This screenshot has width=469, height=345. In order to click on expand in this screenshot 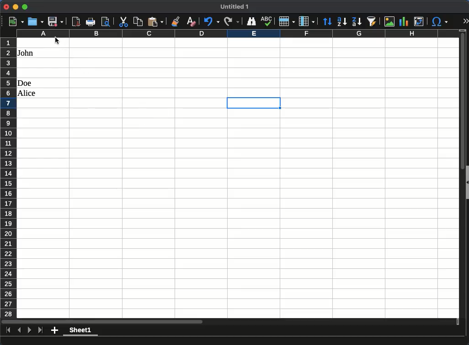, I will do `click(465, 21)`.